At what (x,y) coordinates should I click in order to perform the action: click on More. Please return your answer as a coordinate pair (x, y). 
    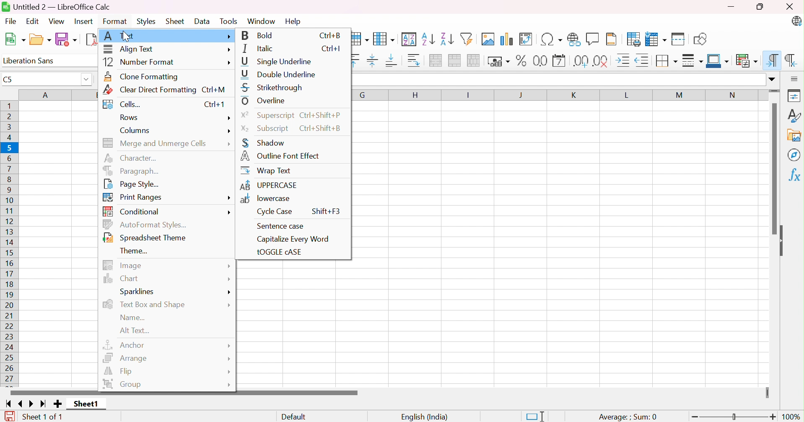
    Looking at the image, I should click on (229, 305).